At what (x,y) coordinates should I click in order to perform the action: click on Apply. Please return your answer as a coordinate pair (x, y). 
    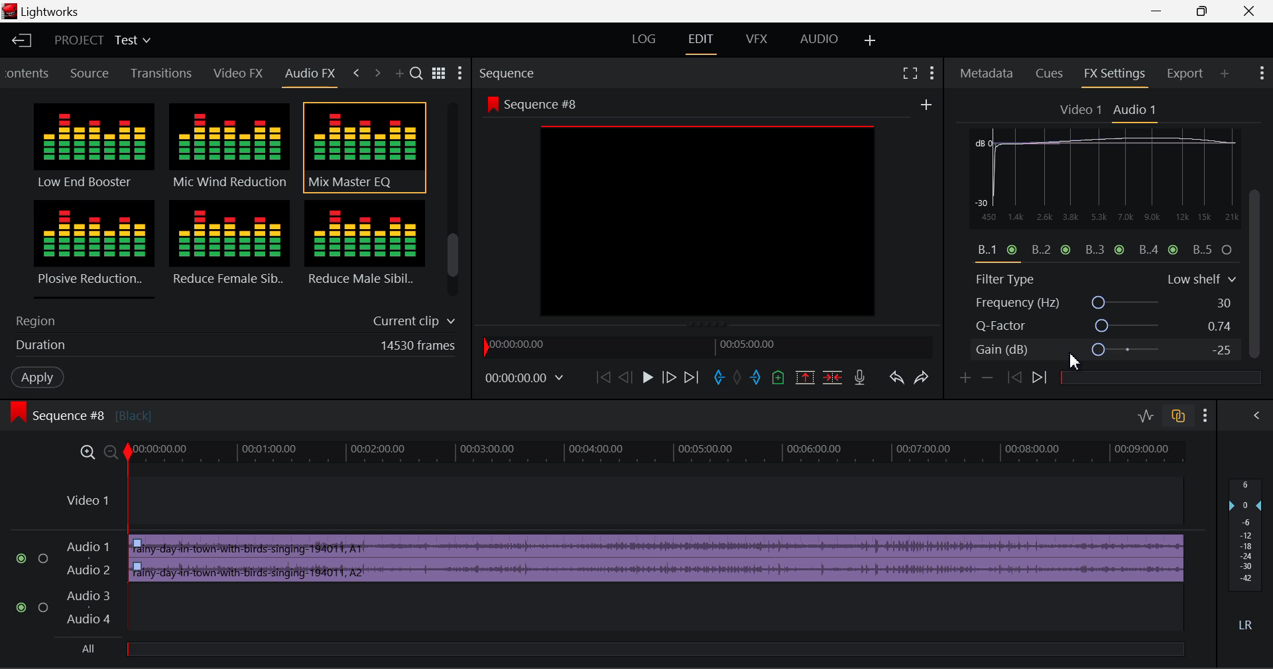
    Looking at the image, I should click on (37, 378).